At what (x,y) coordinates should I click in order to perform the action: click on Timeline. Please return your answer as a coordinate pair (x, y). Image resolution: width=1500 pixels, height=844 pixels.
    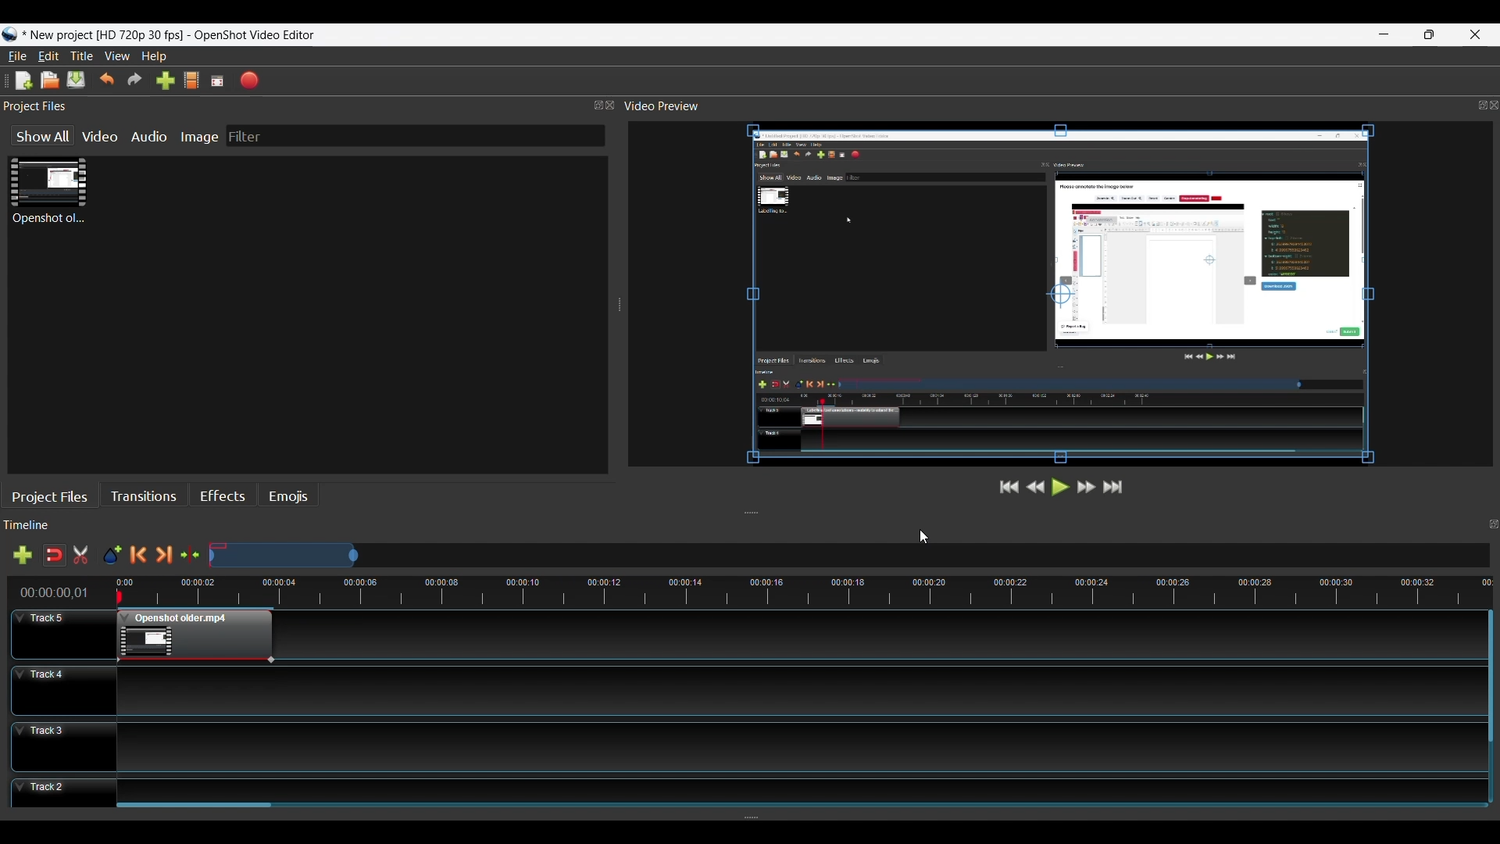
    Looking at the image, I should click on (752, 585).